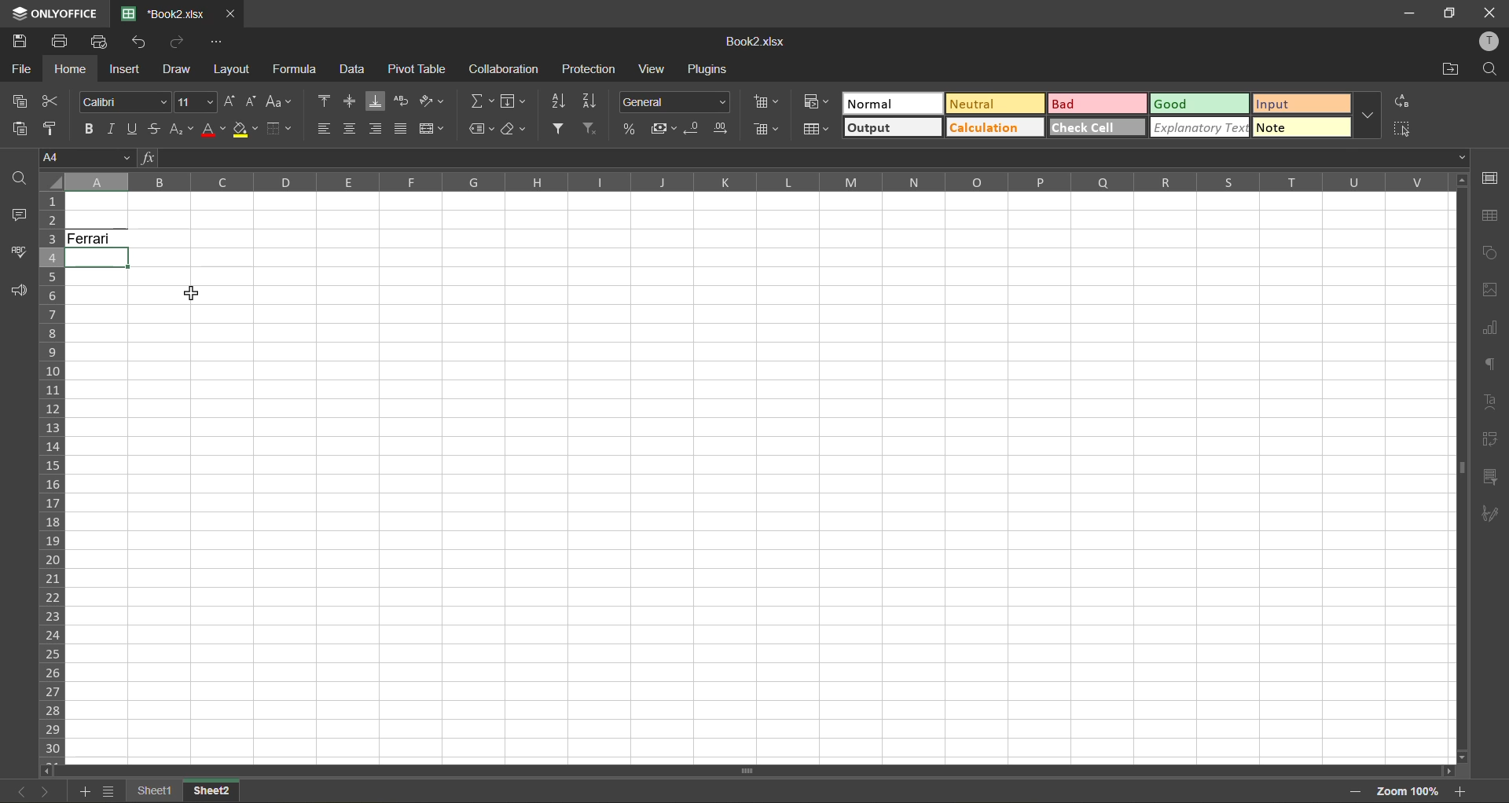  Describe the element at coordinates (155, 791) in the screenshot. I see `sheet 1` at that location.